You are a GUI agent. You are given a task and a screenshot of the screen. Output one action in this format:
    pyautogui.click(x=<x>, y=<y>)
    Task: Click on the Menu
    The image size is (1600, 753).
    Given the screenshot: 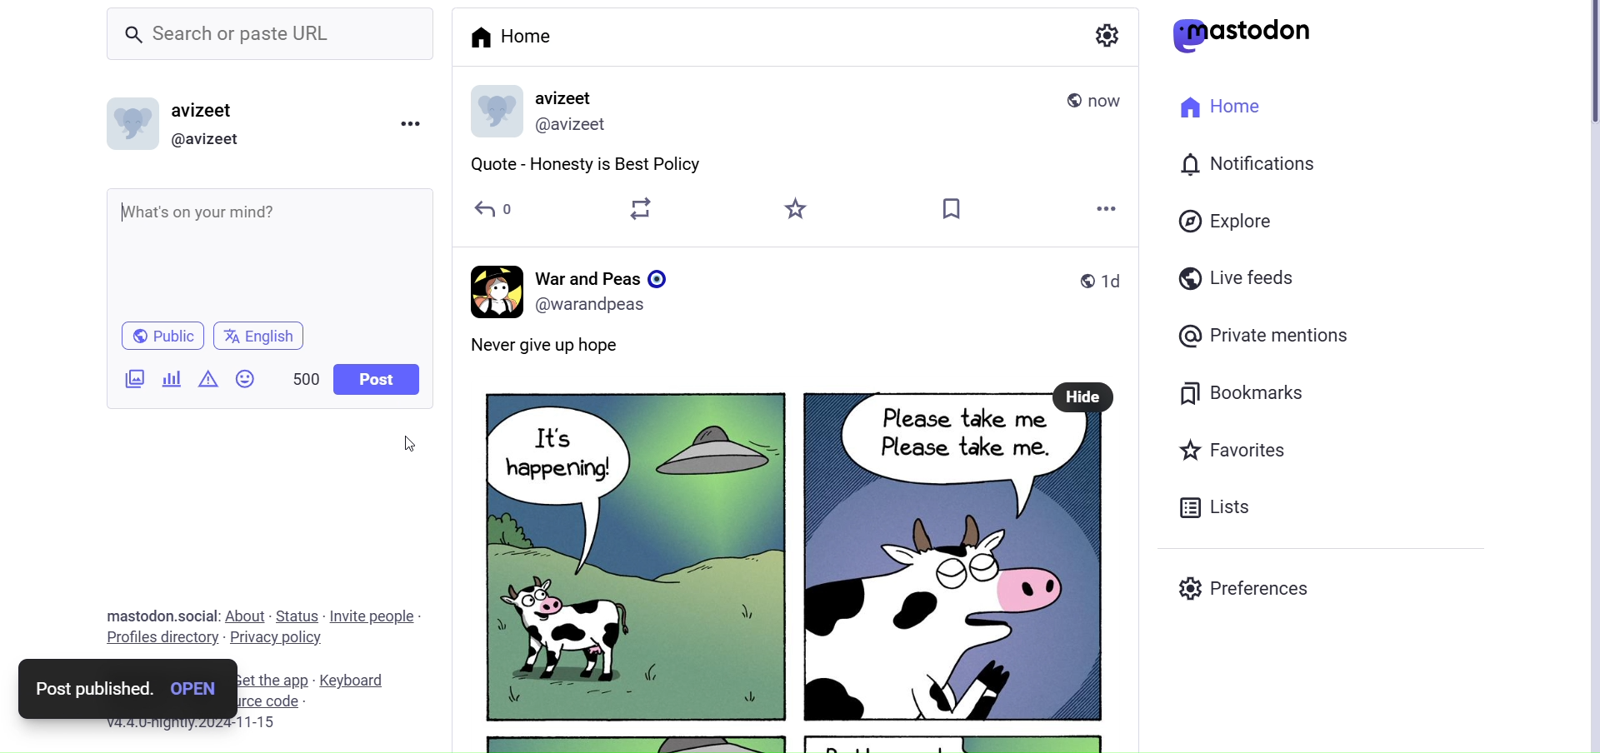 What is the action you would take?
    pyautogui.click(x=414, y=122)
    